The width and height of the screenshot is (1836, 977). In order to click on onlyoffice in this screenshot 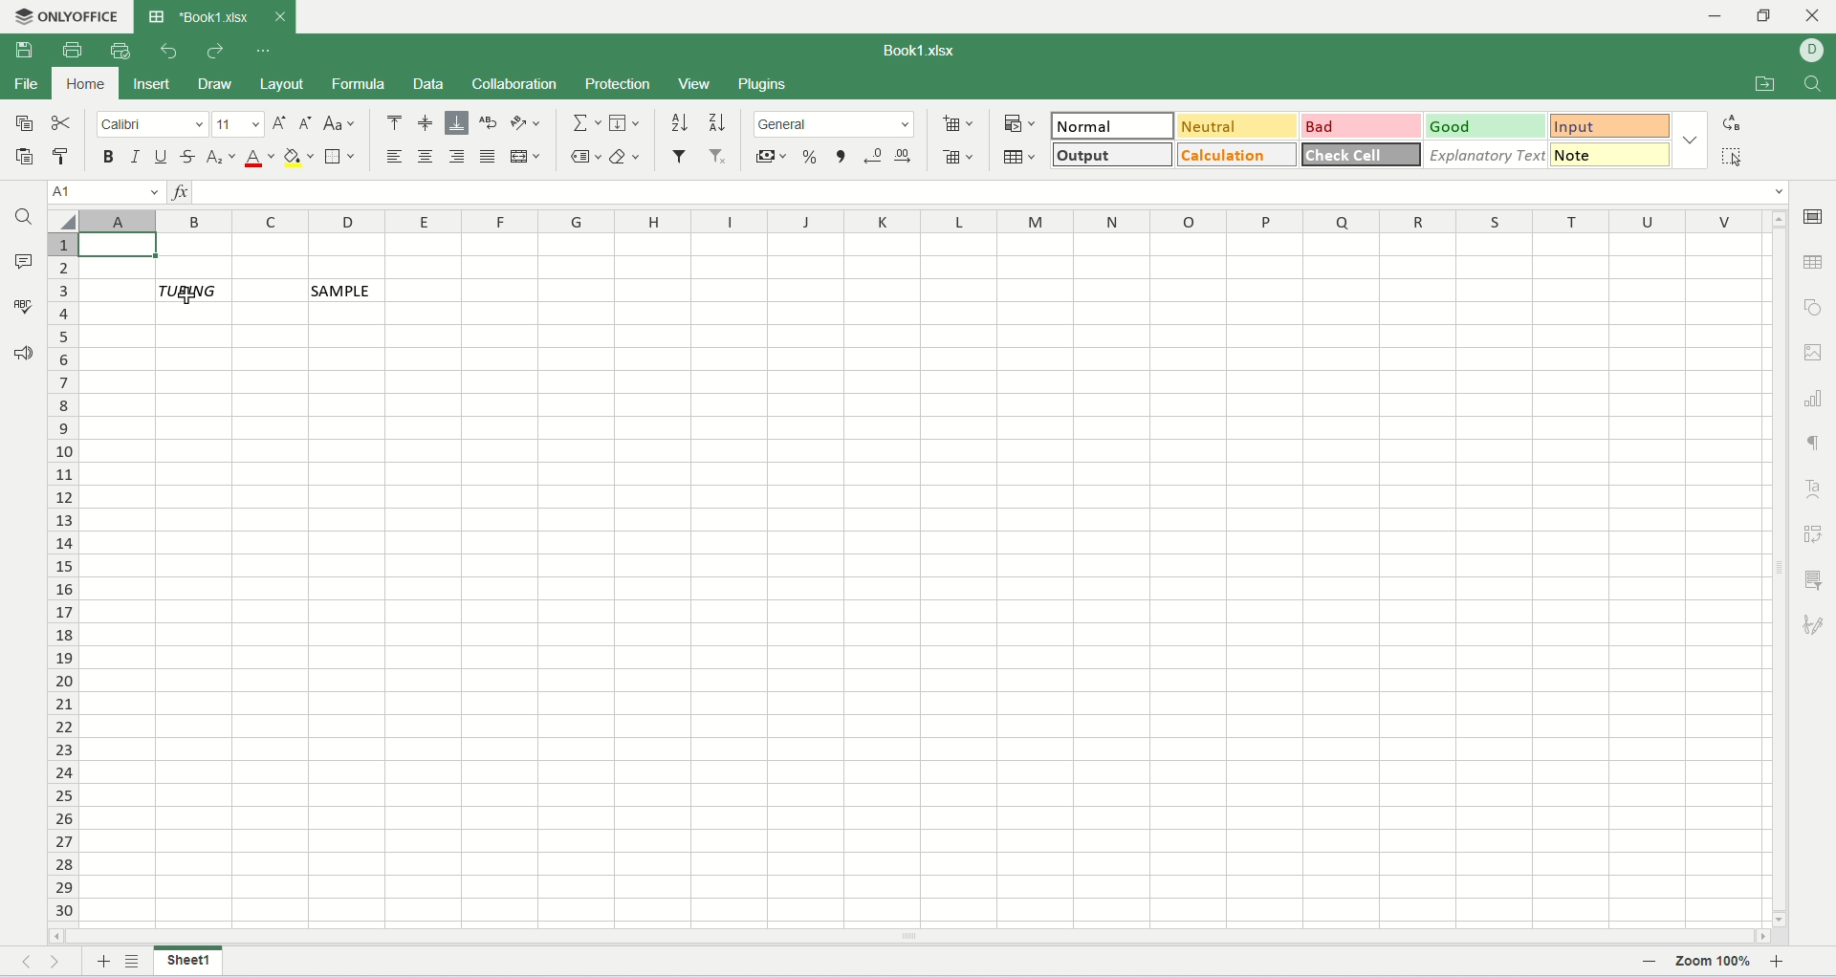, I will do `click(63, 15)`.